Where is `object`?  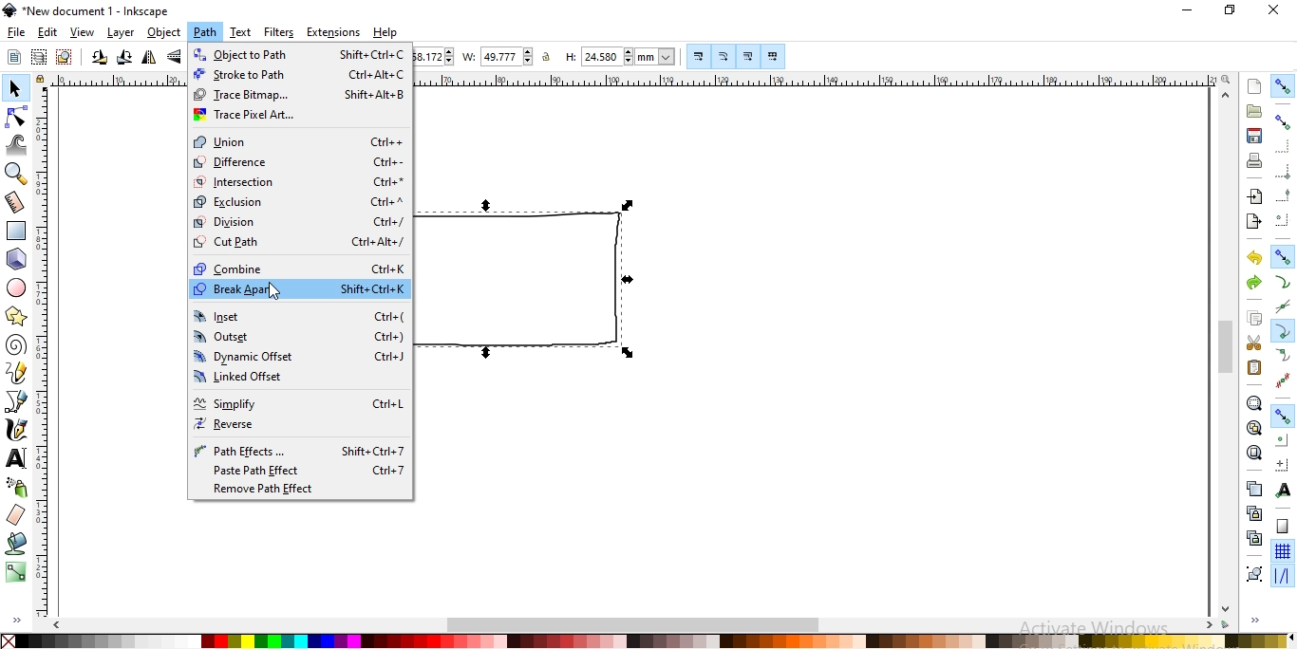
object is located at coordinates (163, 32).